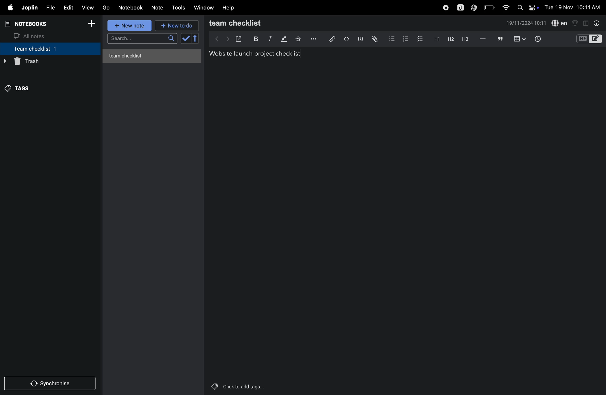  What do you see at coordinates (596, 23) in the screenshot?
I see `info` at bounding box center [596, 23].